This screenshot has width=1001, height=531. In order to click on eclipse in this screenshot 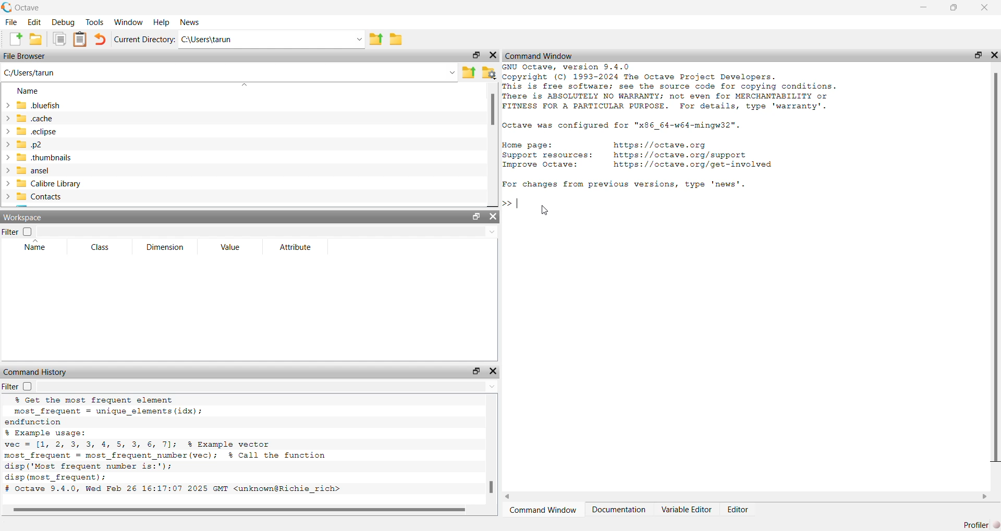, I will do `click(38, 131)`.